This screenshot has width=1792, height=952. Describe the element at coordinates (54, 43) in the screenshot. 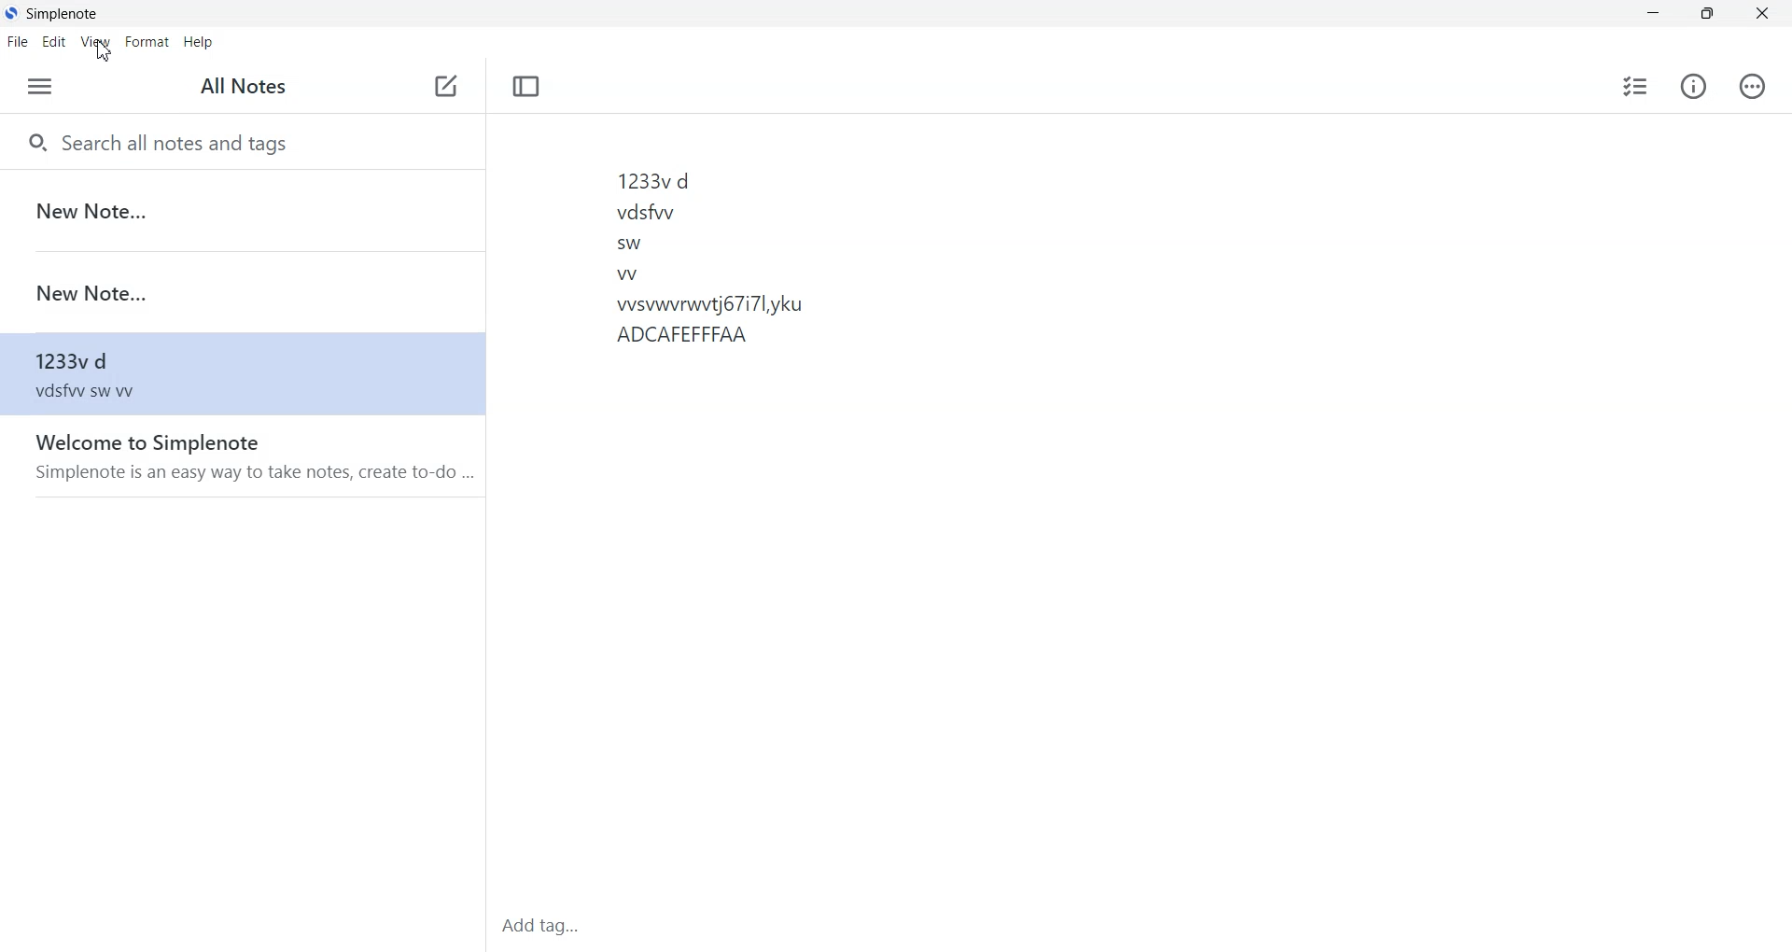

I see `Edit` at that location.